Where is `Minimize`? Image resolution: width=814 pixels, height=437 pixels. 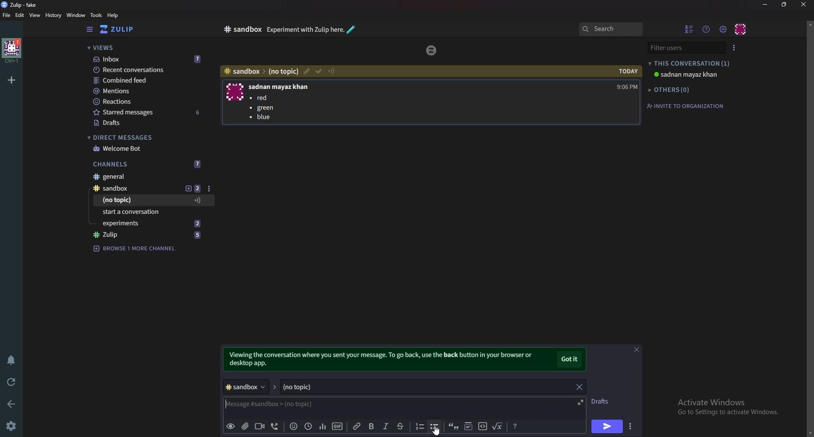 Minimize is located at coordinates (766, 5).